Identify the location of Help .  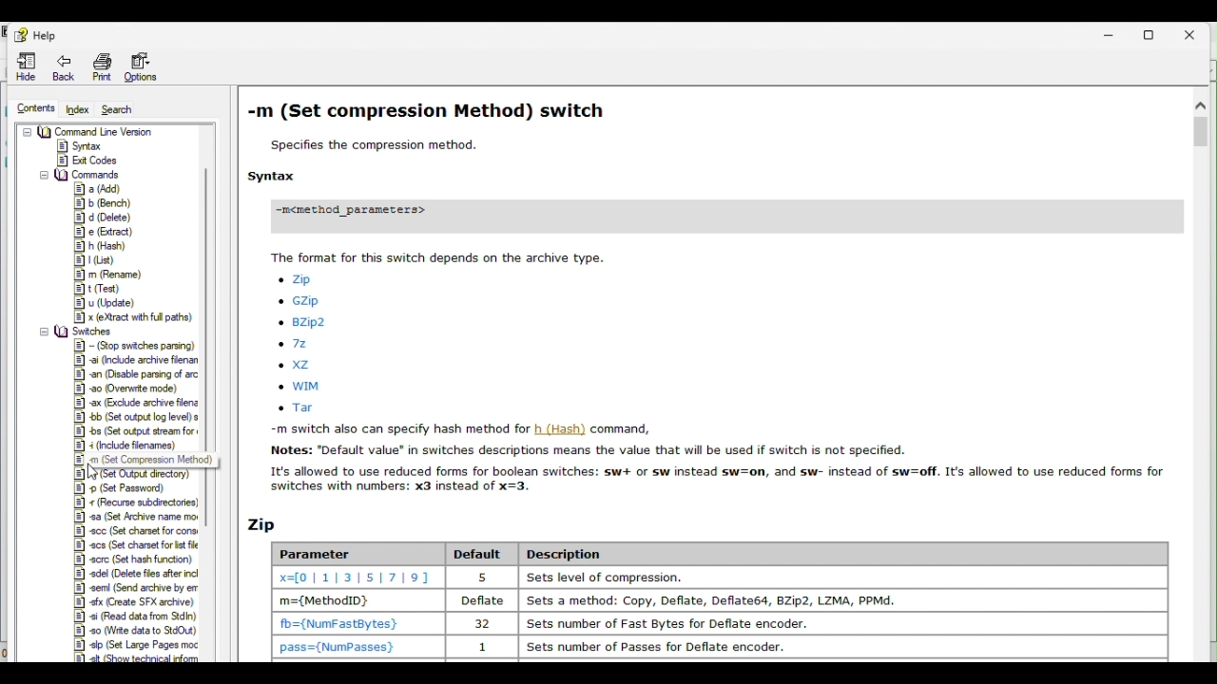
(41, 33).